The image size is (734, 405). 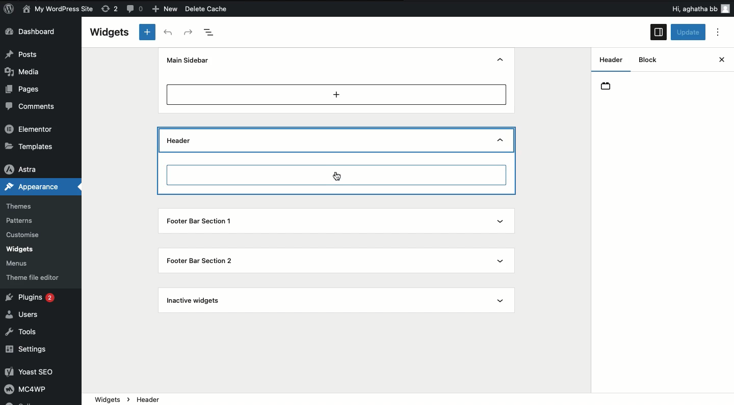 I want to click on Show, so click(x=503, y=222).